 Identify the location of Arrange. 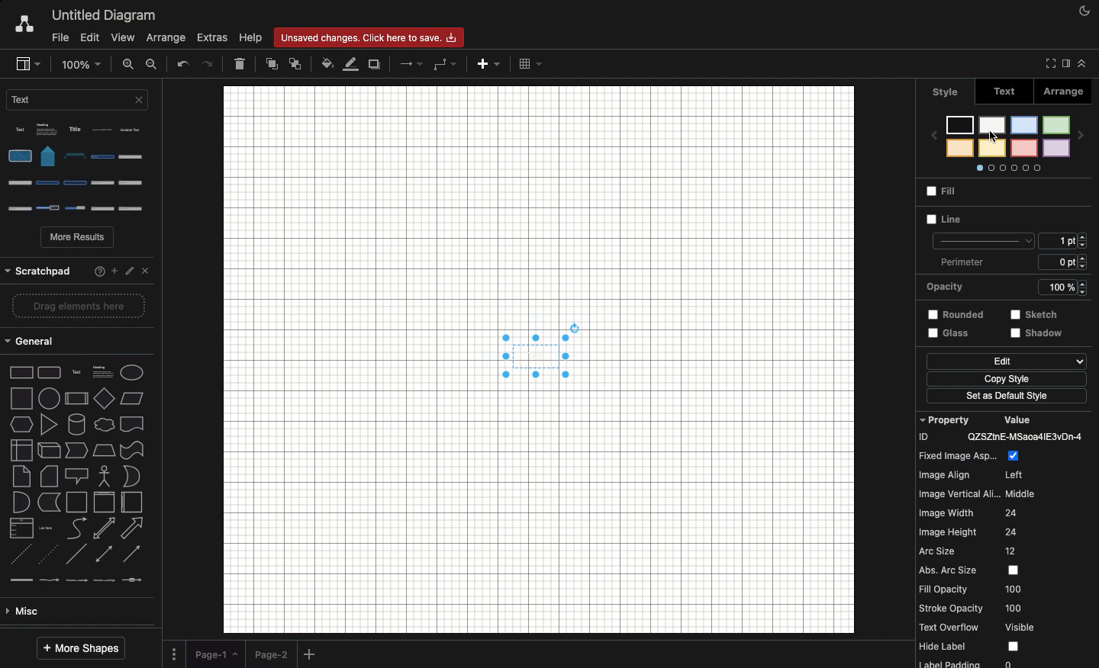
(168, 37).